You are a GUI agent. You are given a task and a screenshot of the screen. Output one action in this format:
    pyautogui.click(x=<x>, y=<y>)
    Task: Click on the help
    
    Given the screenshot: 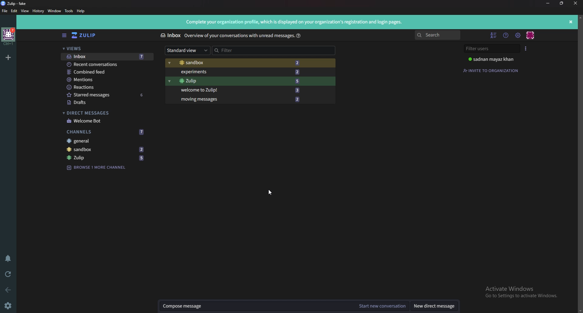 What is the action you would take?
    pyautogui.click(x=299, y=35)
    